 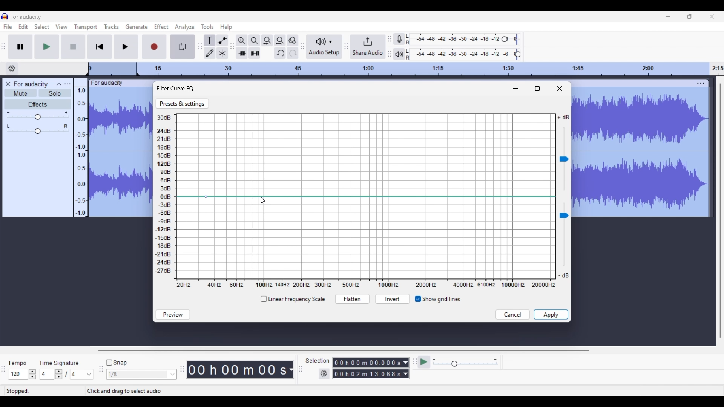 What do you see at coordinates (701, 83) in the screenshot?
I see `Track settings` at bounding box center [701, 83].